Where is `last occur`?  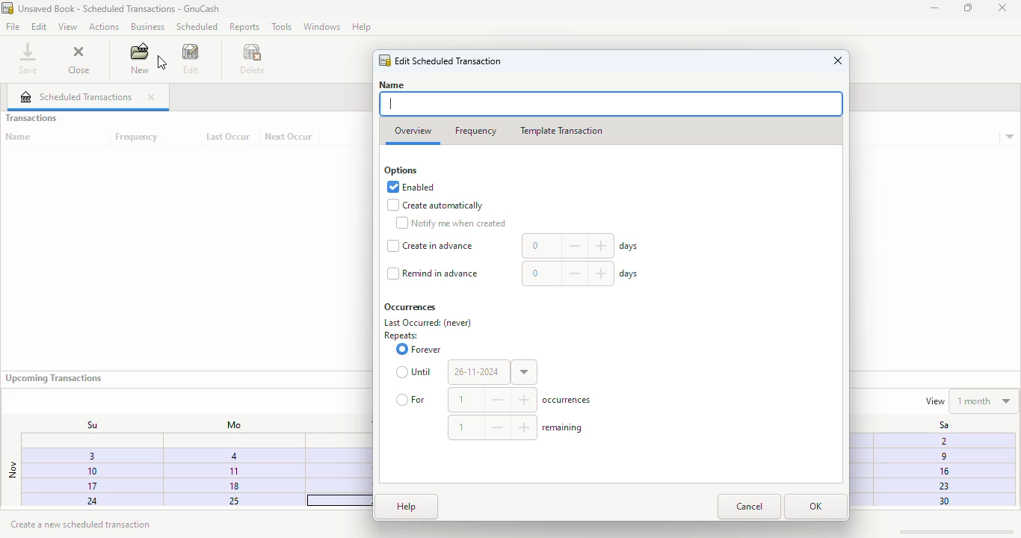 last occur is located at coordinates (228, 137).